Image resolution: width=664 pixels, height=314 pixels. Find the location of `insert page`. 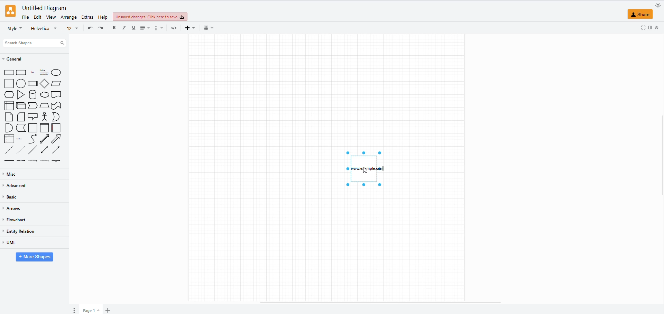

insert page is located at coordinates (107, 310).